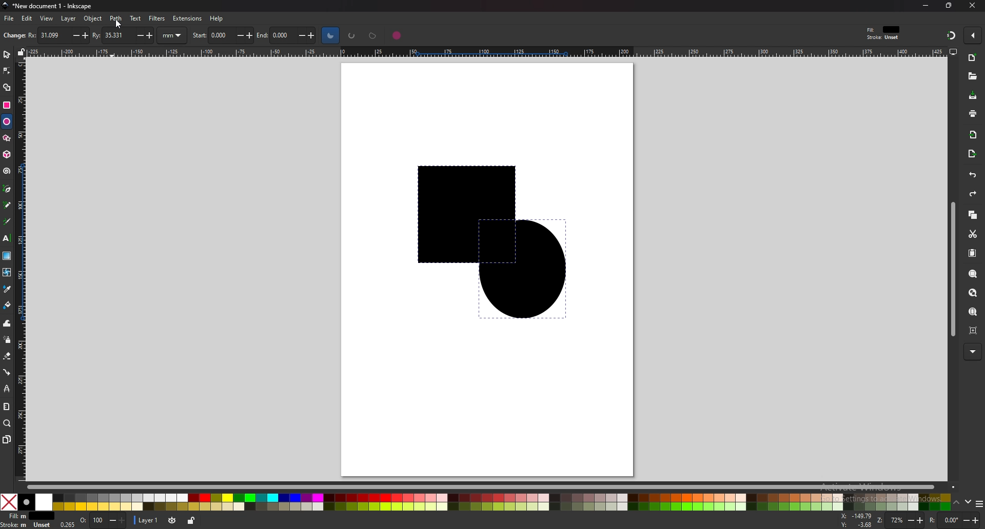 This screenshot has height=529, width=985. I want to click on scroll bar, so click(951, 269).